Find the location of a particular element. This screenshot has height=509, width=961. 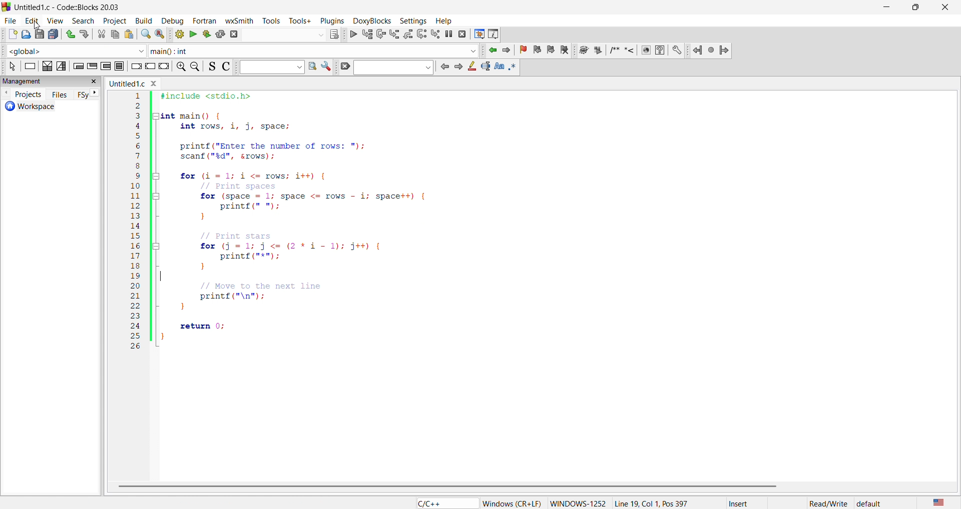

workspace is located at coordinates (46, 107).